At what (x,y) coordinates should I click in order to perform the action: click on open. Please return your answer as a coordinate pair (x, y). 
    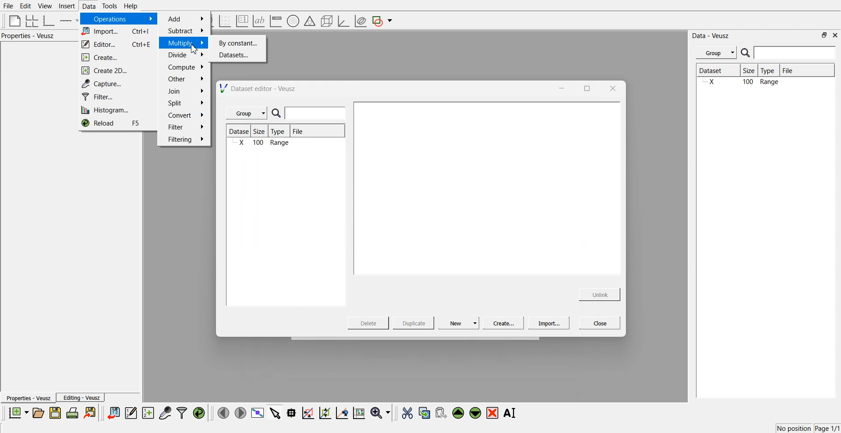
    Looking at the image, I should click on (38, 413).